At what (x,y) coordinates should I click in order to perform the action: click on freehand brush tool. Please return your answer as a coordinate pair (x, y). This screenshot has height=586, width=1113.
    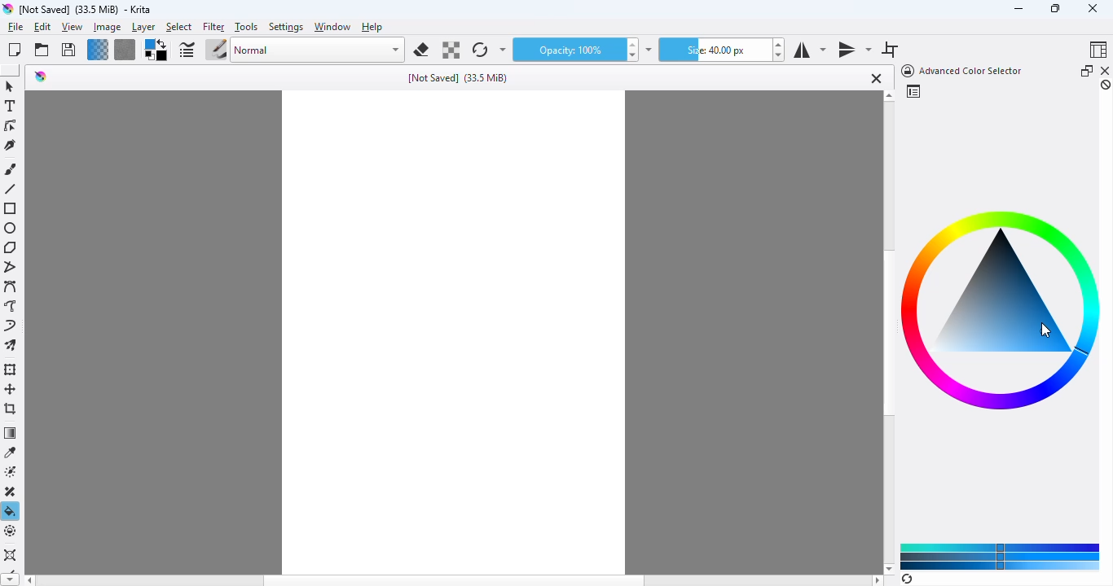
    Looking at the image, I should click on (11, 169).